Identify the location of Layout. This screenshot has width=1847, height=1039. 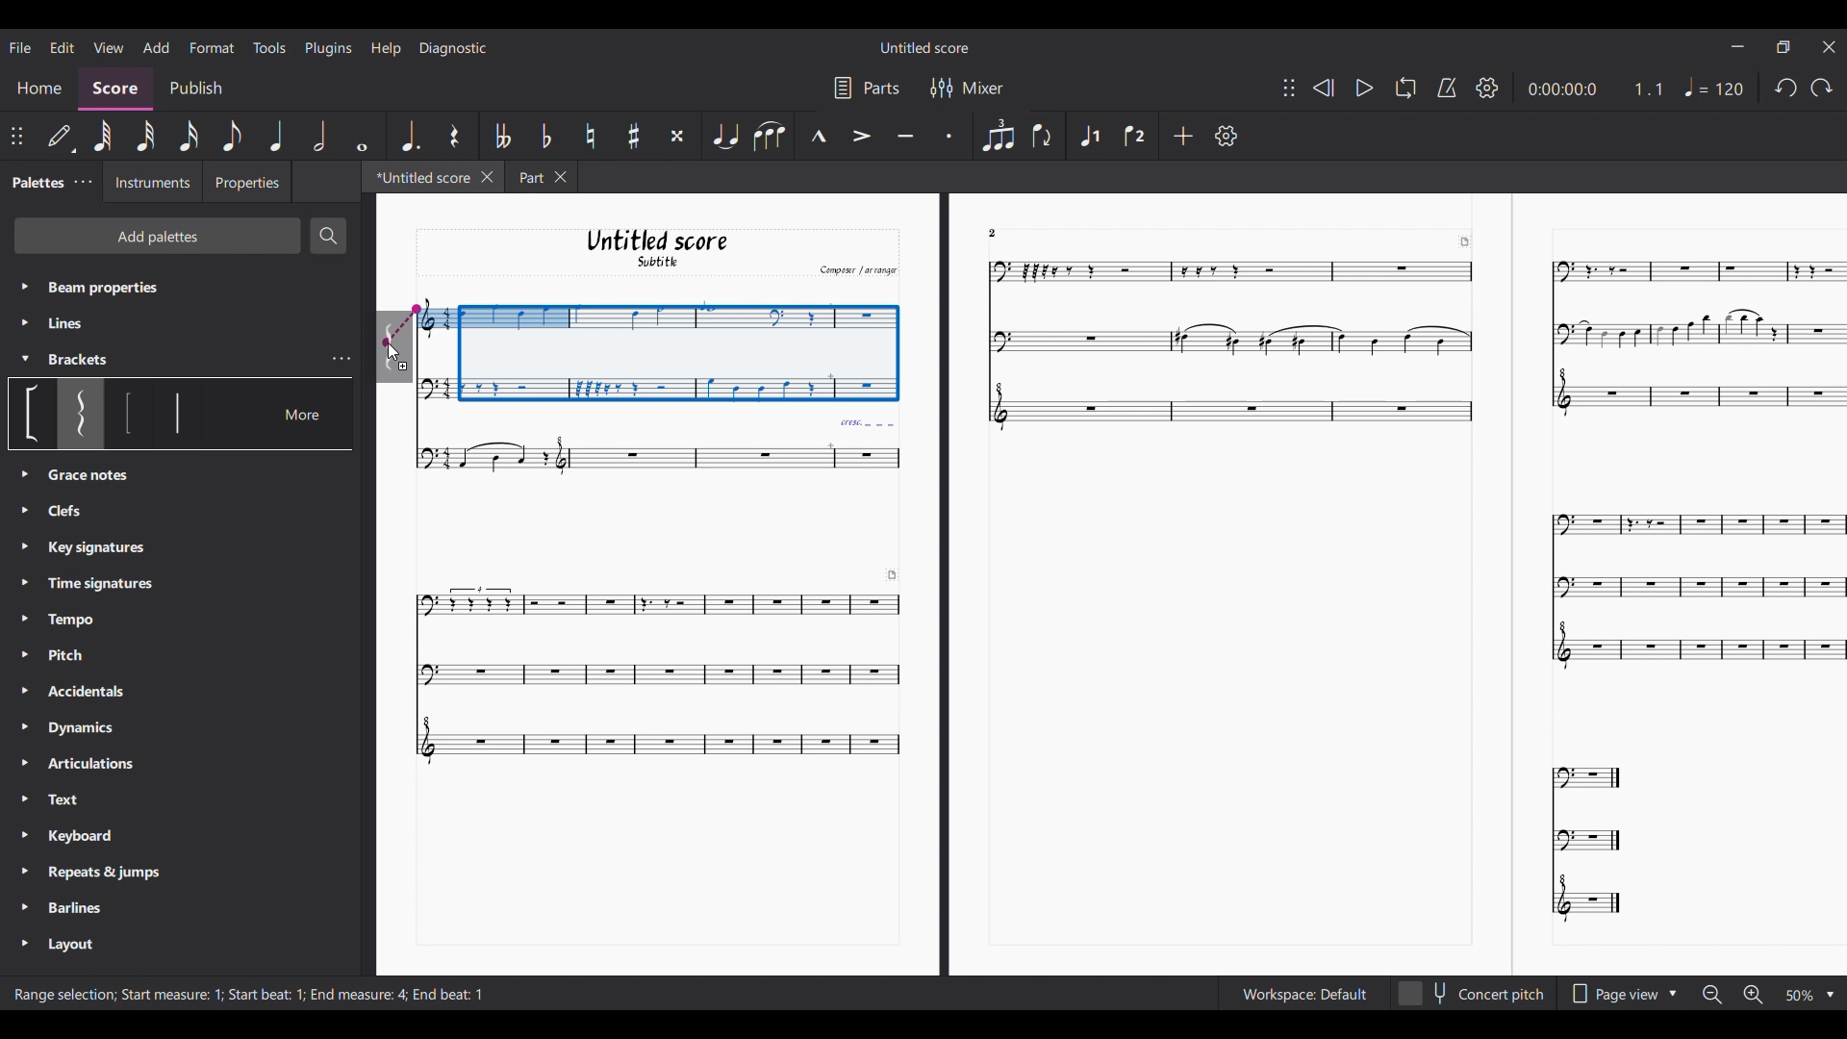
(68, 945).